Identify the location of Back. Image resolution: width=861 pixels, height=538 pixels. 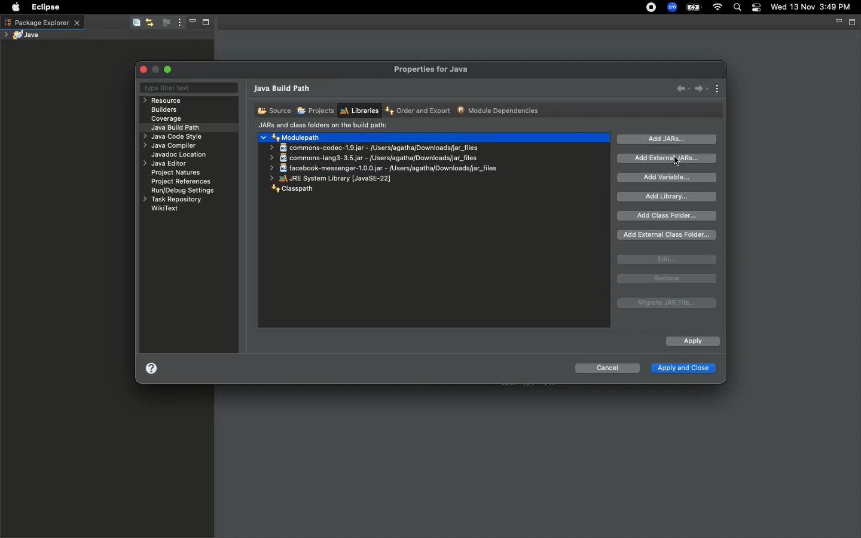
(683, 88).